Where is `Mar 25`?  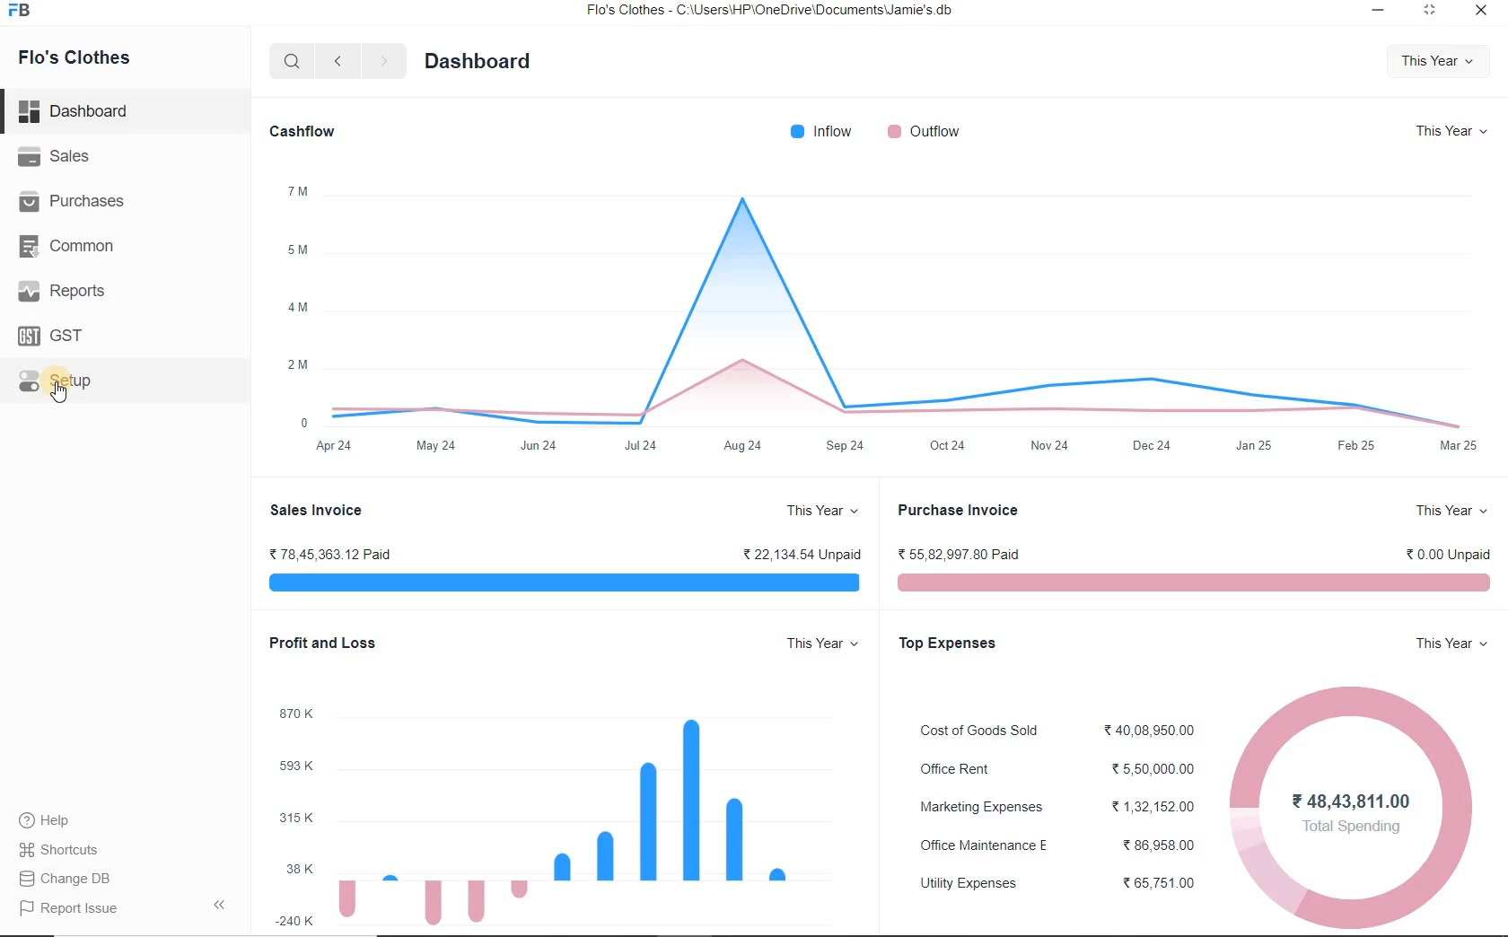 Mar 25 is located at coordinates (1455, 446).